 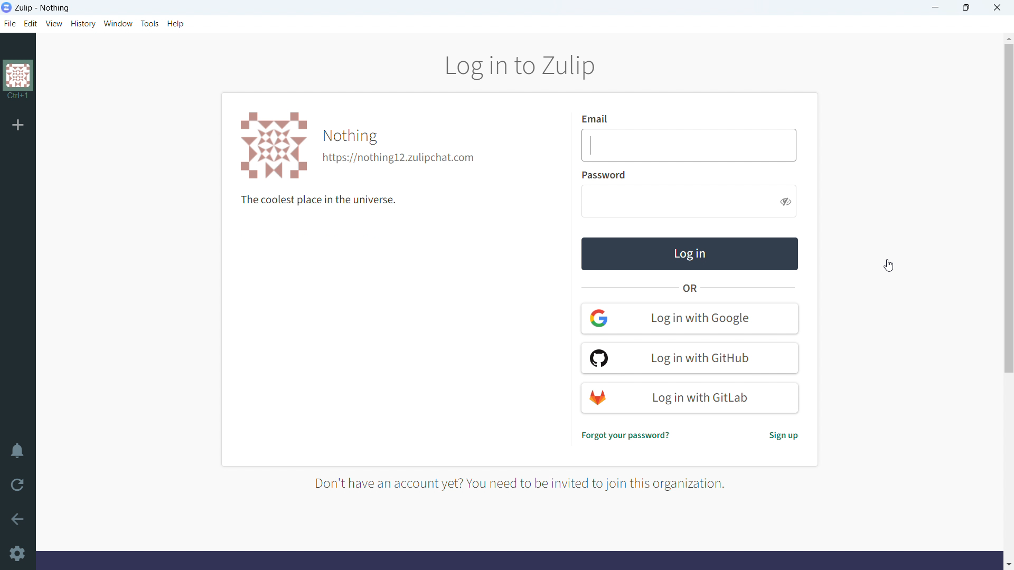 What do you see at coordinates (30, 23) in the screenshot?
I see `edit` at bounding box center [30, 23].